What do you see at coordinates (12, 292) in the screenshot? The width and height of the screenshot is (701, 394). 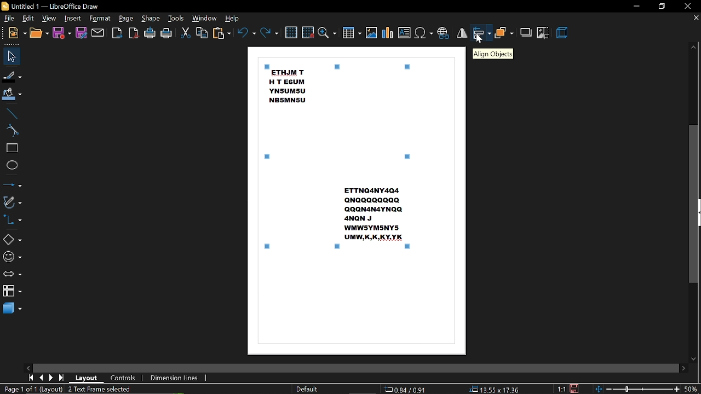 I see `flowchart` at bounding box center [12, 292].